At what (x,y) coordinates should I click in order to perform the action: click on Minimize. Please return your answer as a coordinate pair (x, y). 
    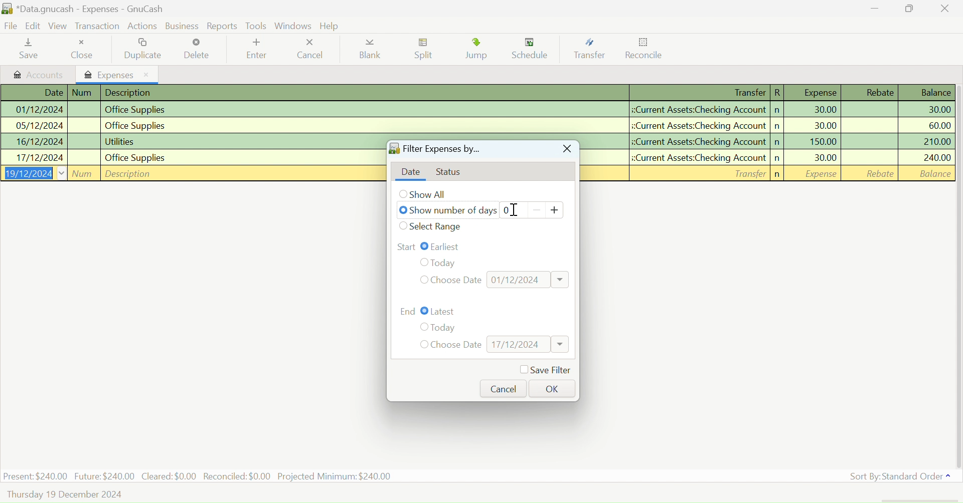
    Looking at the image, I should click on (910, 8).